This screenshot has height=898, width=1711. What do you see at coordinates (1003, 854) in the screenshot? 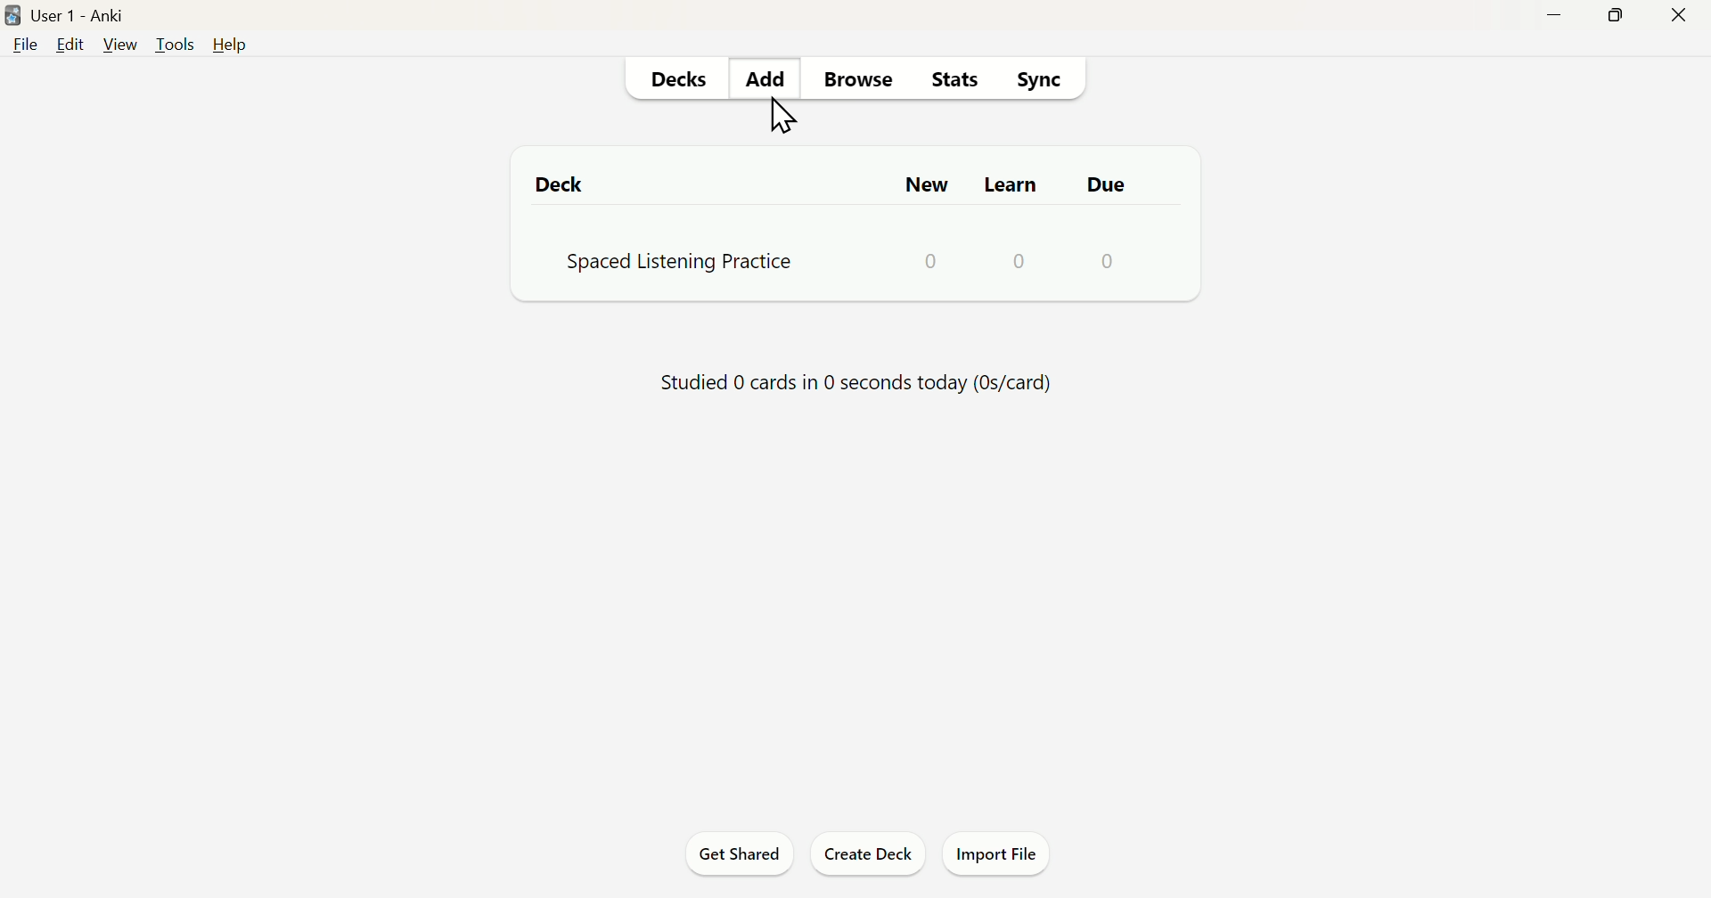
I see `Import File` at bounding box center [1003, 854].